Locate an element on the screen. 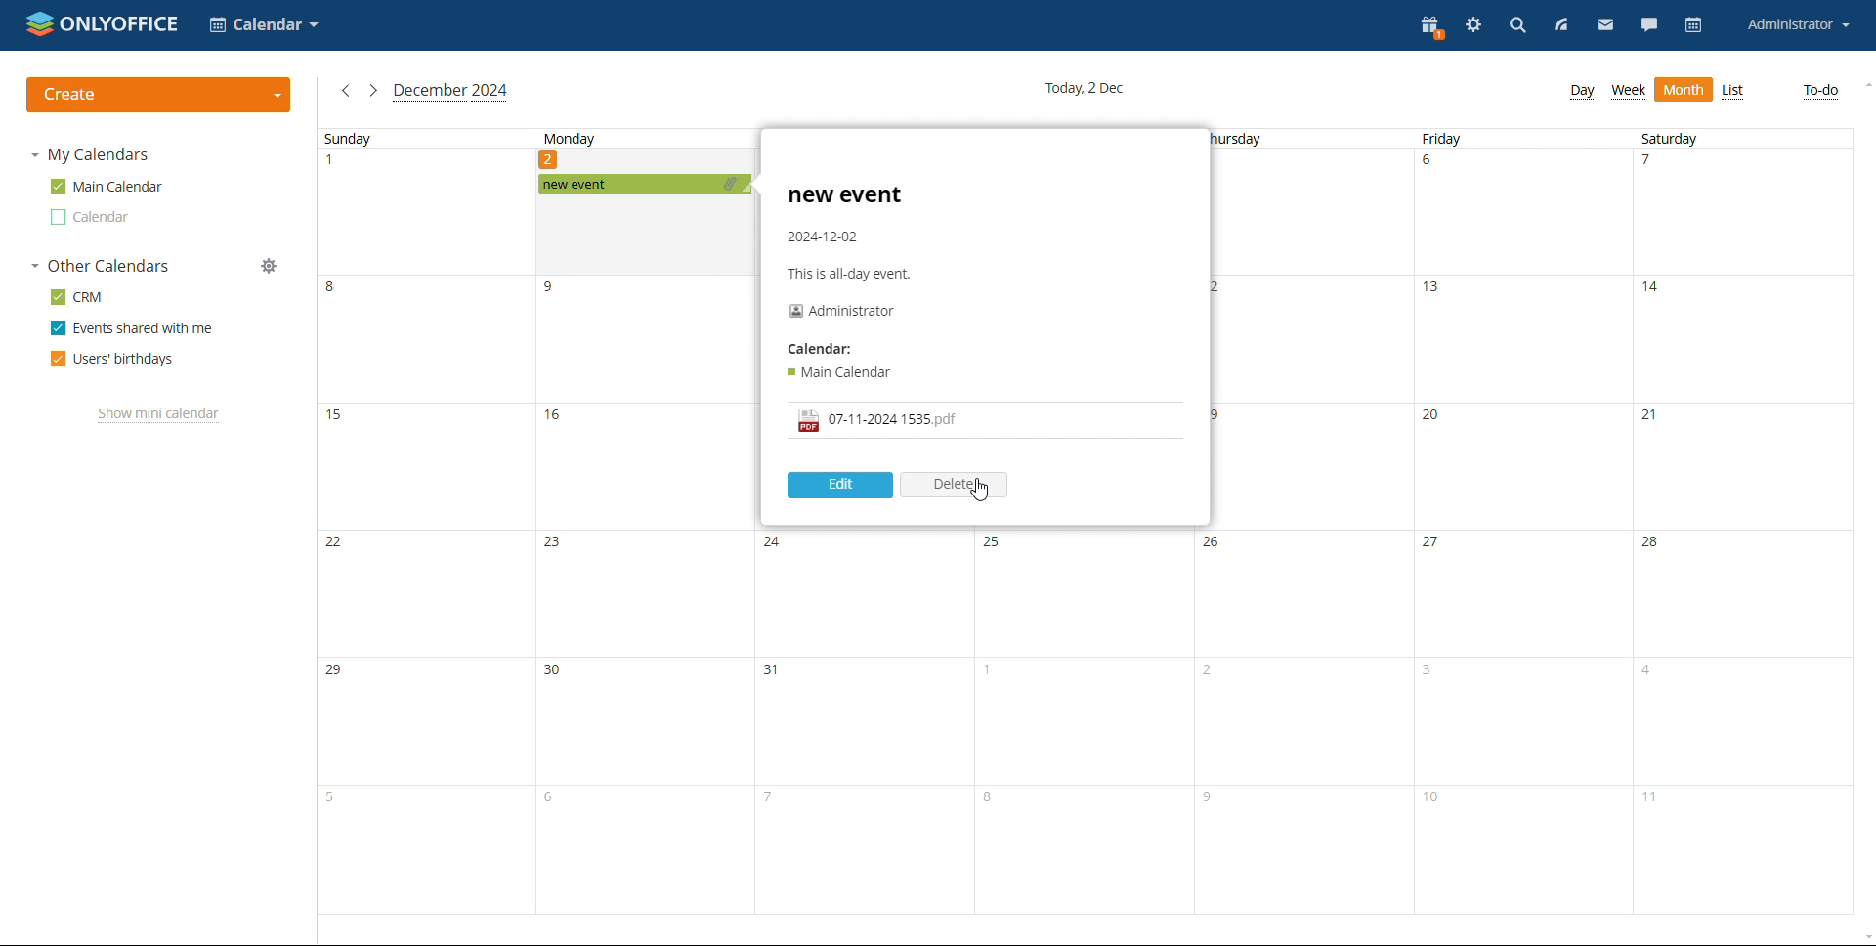 Image resolution: width=1876 pixels, height=946 pixels. 29 is located at coordinates (338, 672).